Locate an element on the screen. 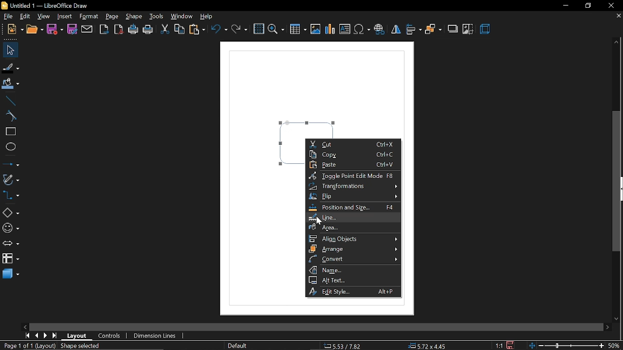 This screenshot has width=623, height=350. help is located at coordinates (209, 17).